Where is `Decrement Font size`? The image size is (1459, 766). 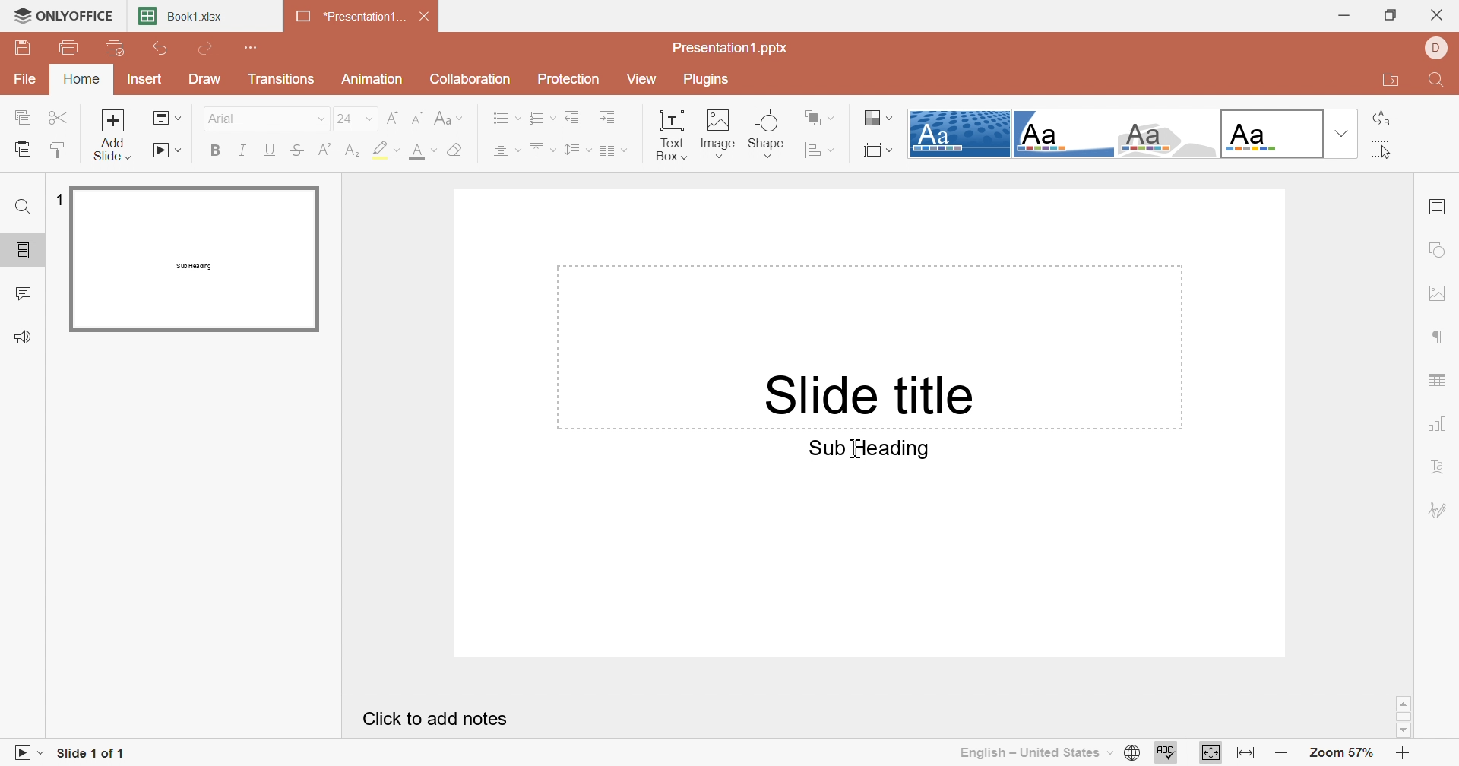 Decrement Font size is located at coordinates (392, 116).